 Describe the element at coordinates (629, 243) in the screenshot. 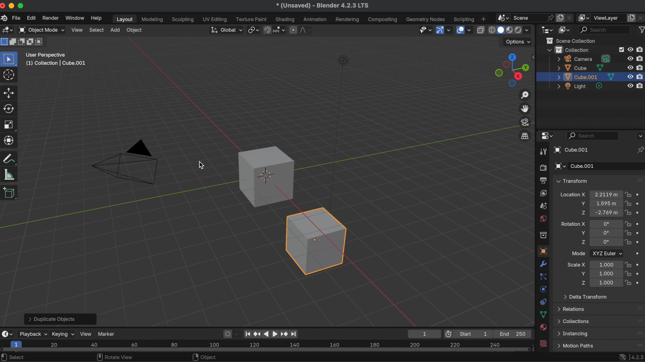

I see `lock rotation` at that location.